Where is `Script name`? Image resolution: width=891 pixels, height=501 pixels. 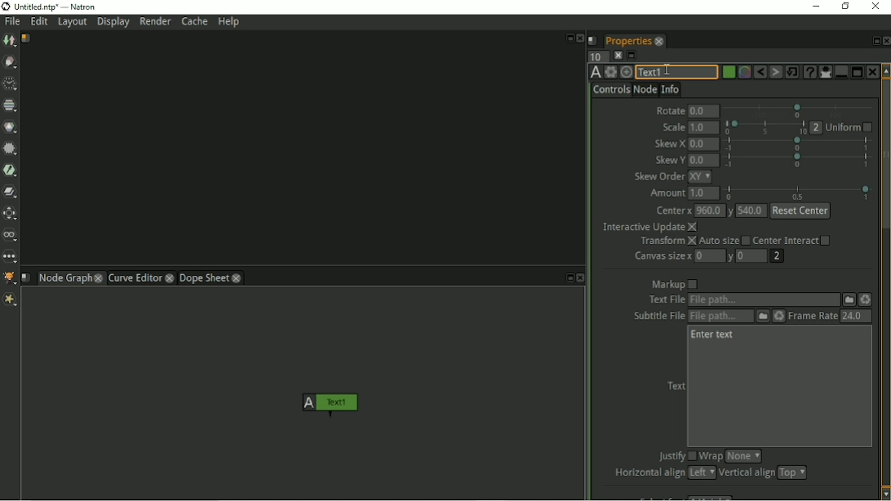 Script name is located at coordinates (26, 277).